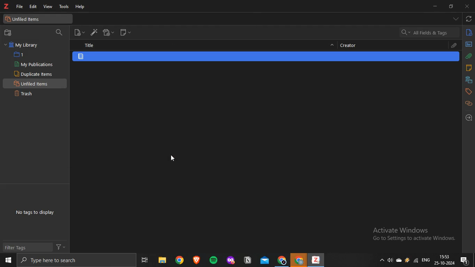 This screenshot has height=267, width=475. I want to click on new note, so click(126, 32).